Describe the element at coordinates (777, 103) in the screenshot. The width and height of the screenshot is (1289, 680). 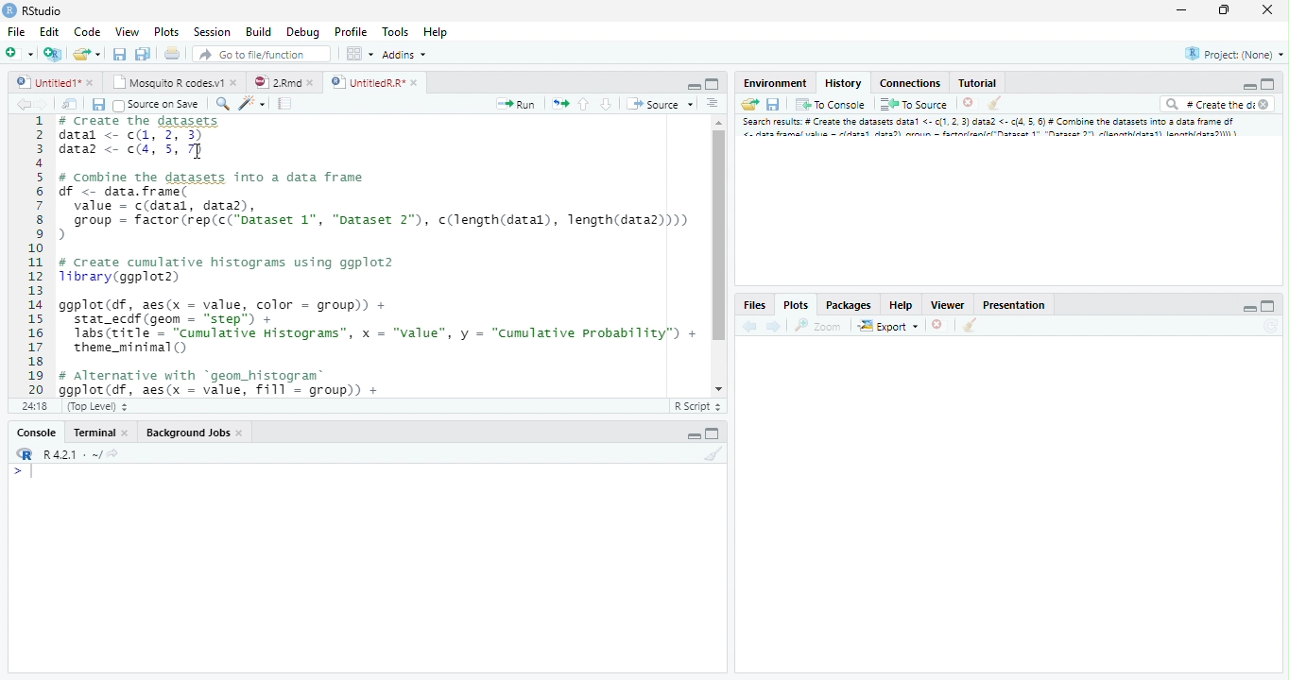
I see `Save` at that location.